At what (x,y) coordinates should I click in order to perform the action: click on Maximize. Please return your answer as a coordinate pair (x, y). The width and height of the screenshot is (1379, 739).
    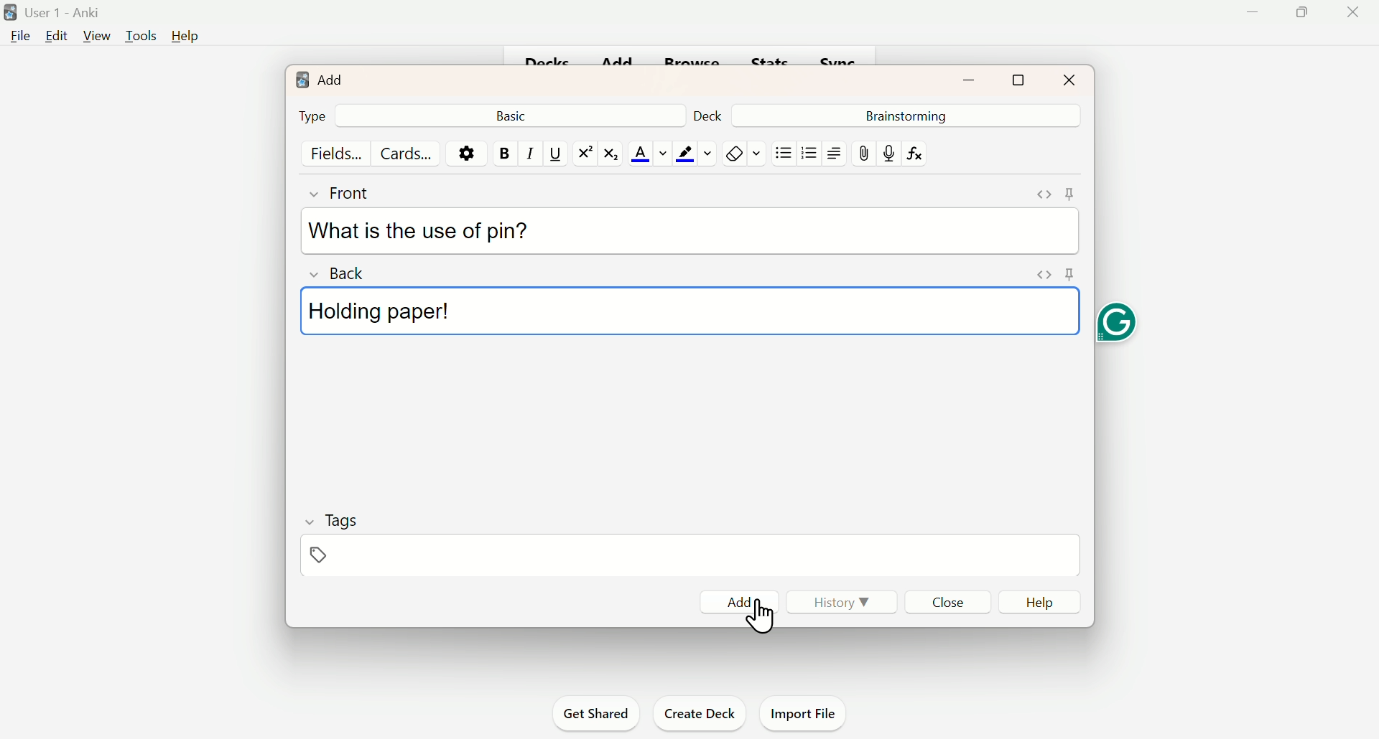
    Looking at the image, I should click on (1019, 77).